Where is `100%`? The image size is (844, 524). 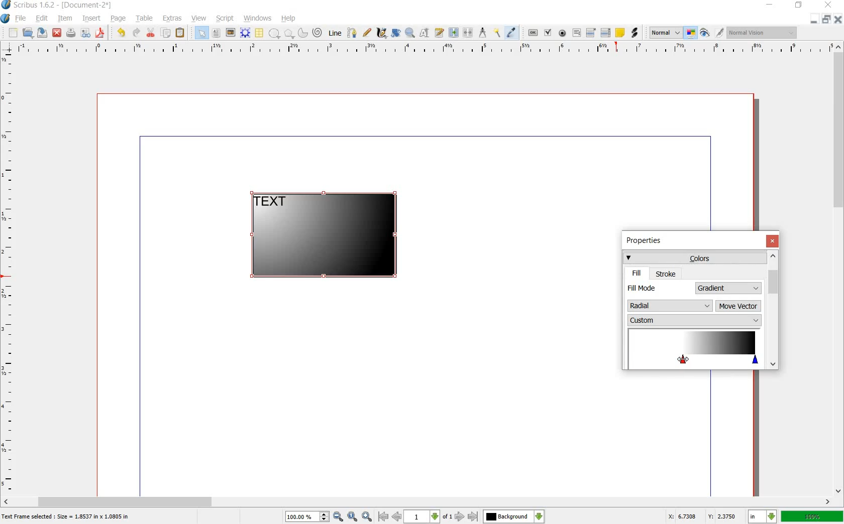 100% is located at coordinates (302, 516).